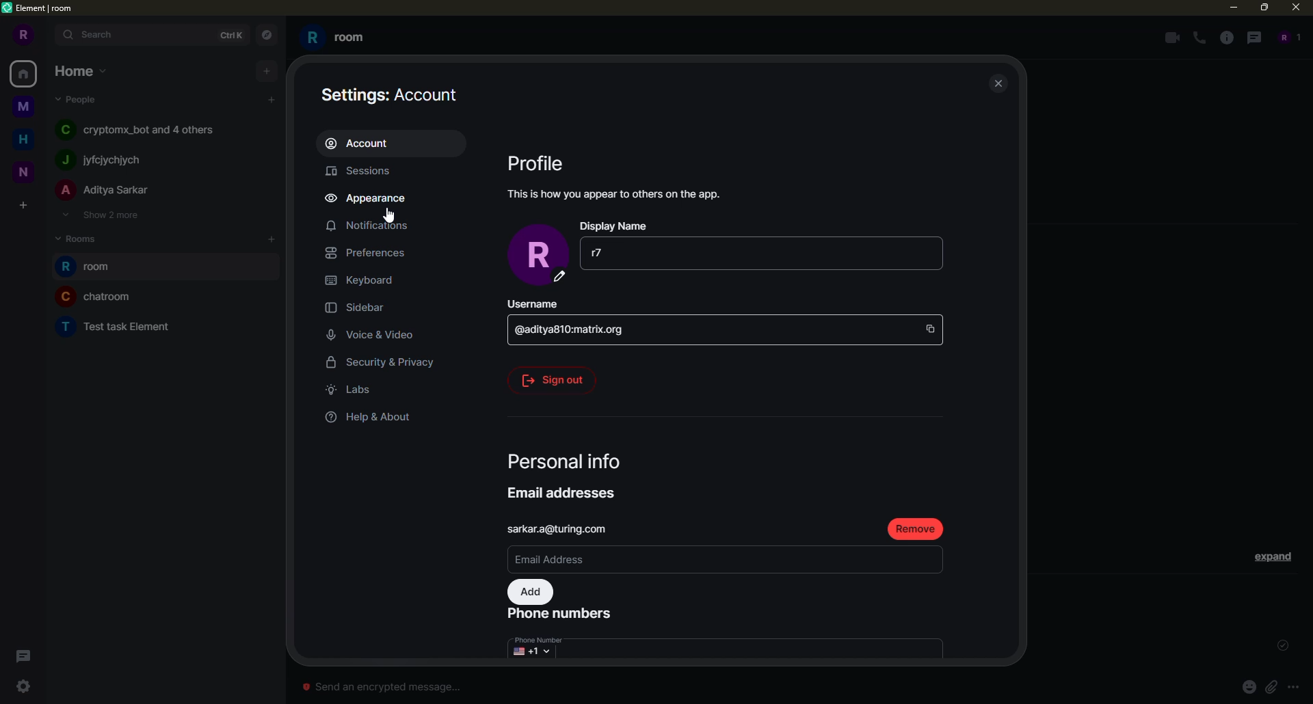 The image size is (1313, 704). Describe the element at coordinates (142, 128) in the screenshot. I see `people` at that location.